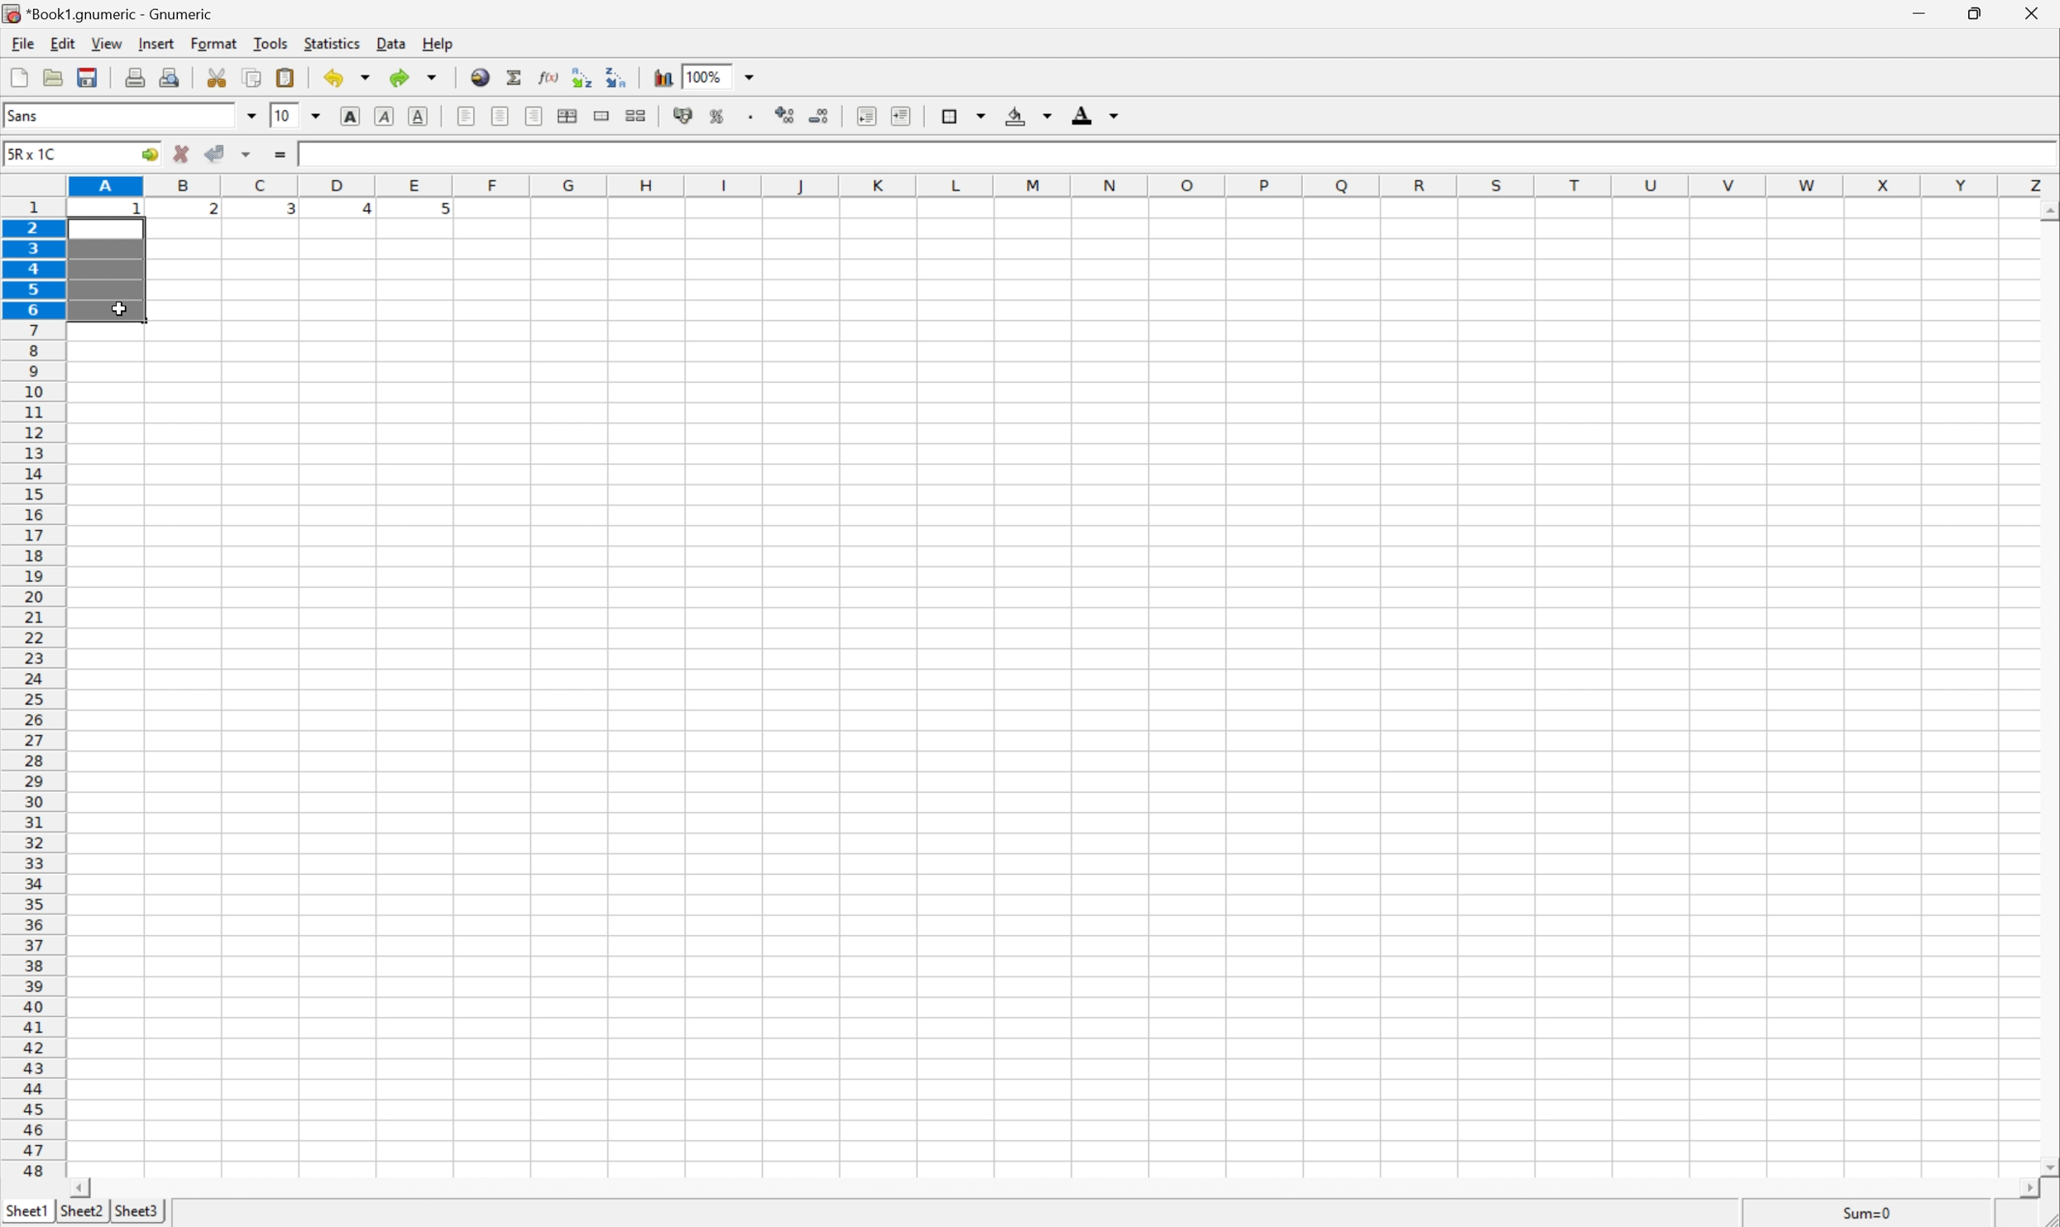 The image size is (2060, 1227). What do you see at coordinates (2047, 1160) in the screenshot?
I see `scroll down` at bounding box center [2047, 1160].